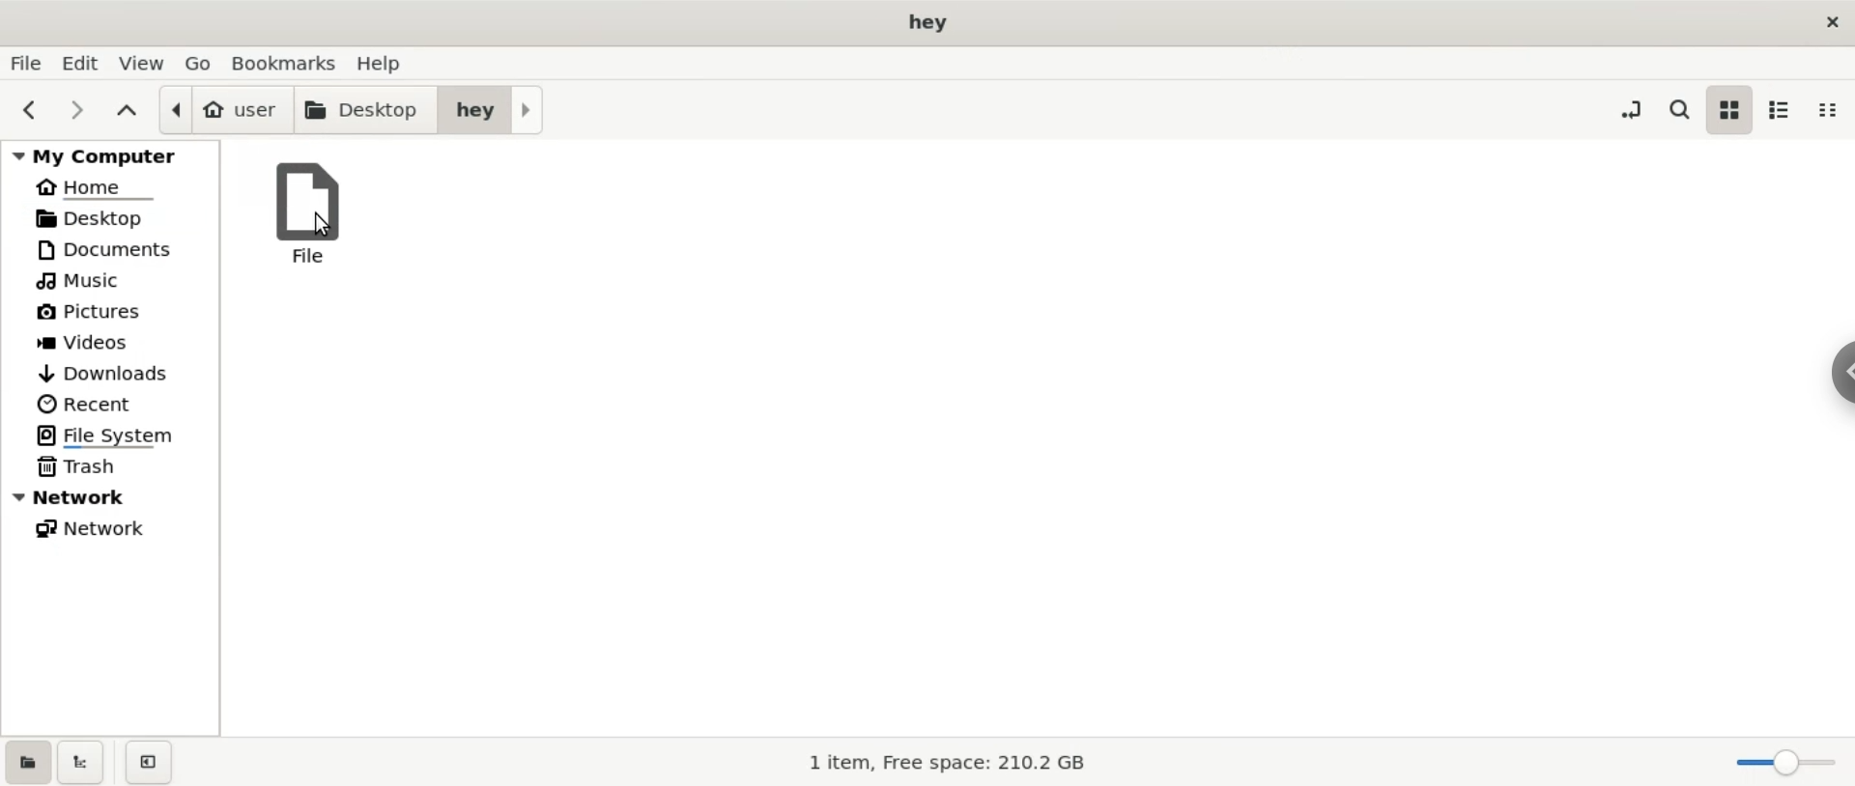 The width and height of the screenshot is (1855, 786). Describe the element at coordinates (125, 111) in the screenshot. I see `parent folders` at that location.